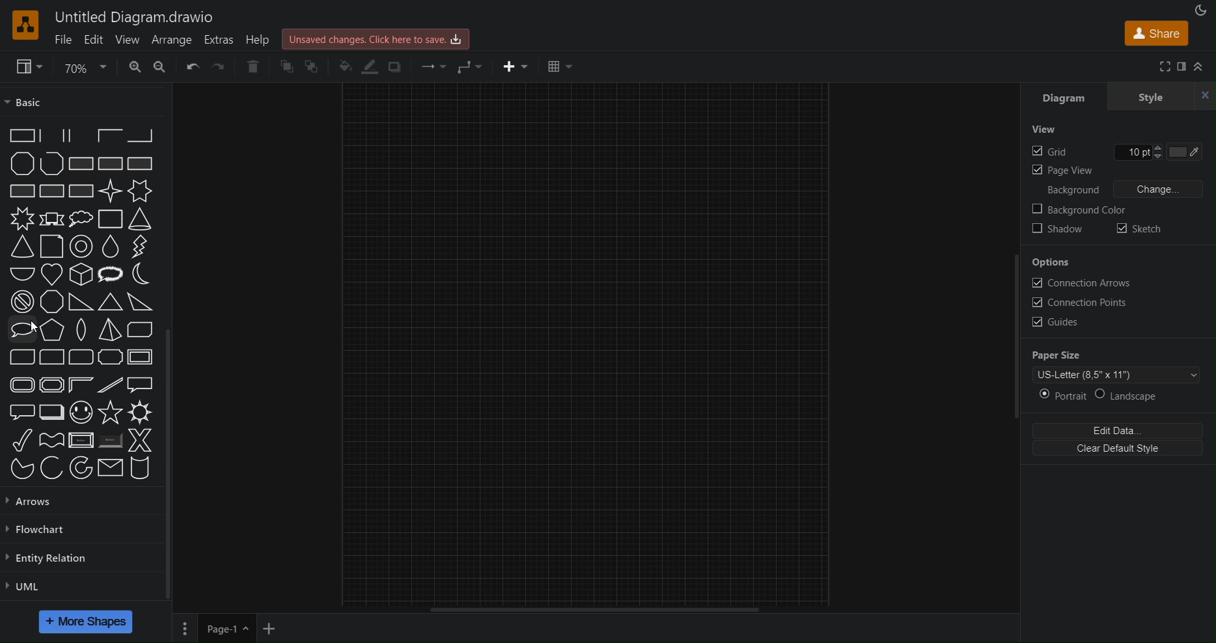 The width and height of the screenshot is (1216, 643). Describe the element at coordinates (251, 68) in the screenshot. I see `Delete` at that location.